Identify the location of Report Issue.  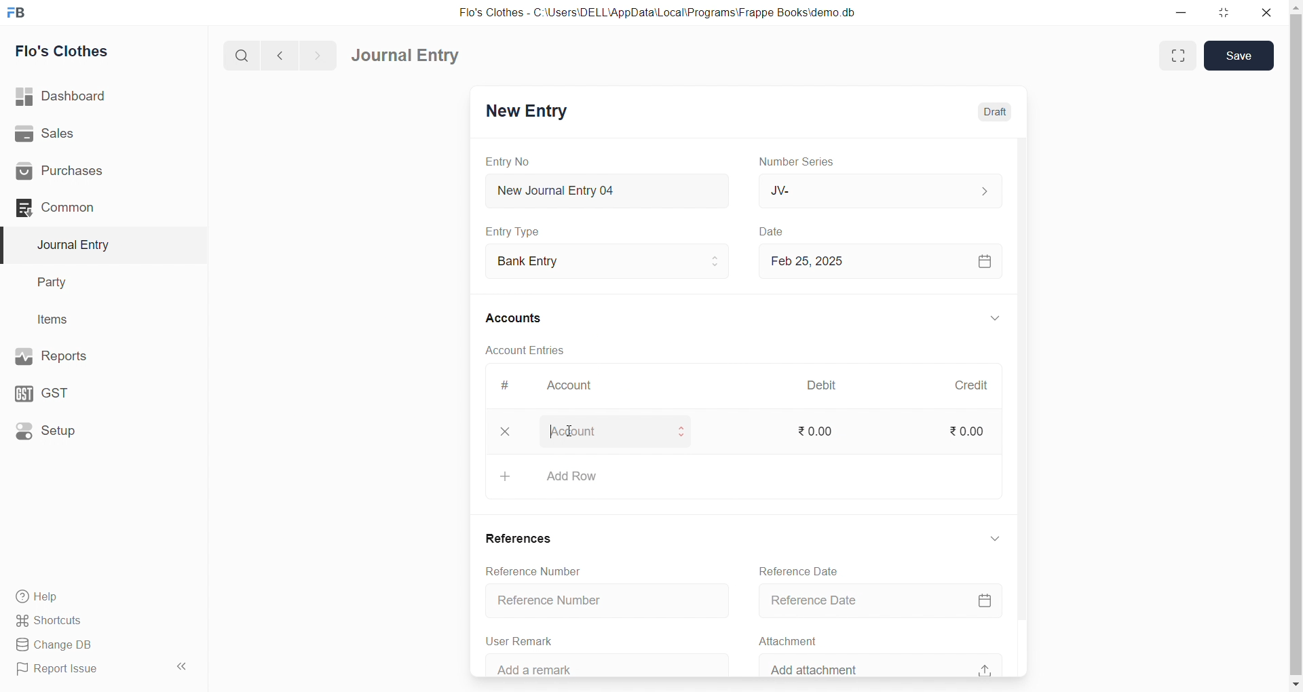
(84, 669).